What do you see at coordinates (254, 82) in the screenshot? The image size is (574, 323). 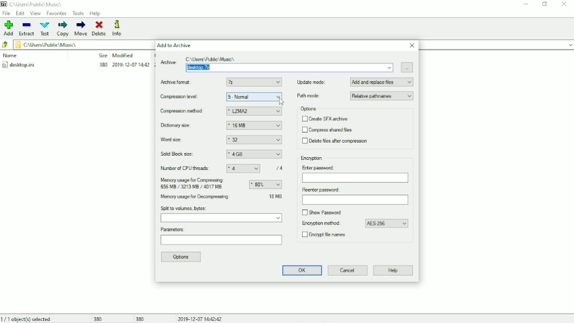 I see `7z` at bounding box center [254, 82].